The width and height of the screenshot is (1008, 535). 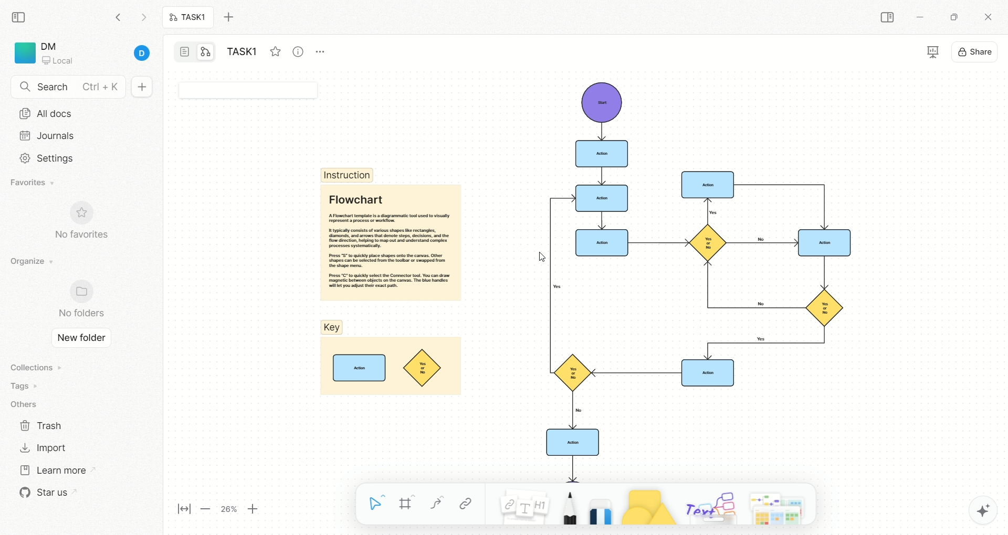 I want to click on star us, so click(x=45, y=493).